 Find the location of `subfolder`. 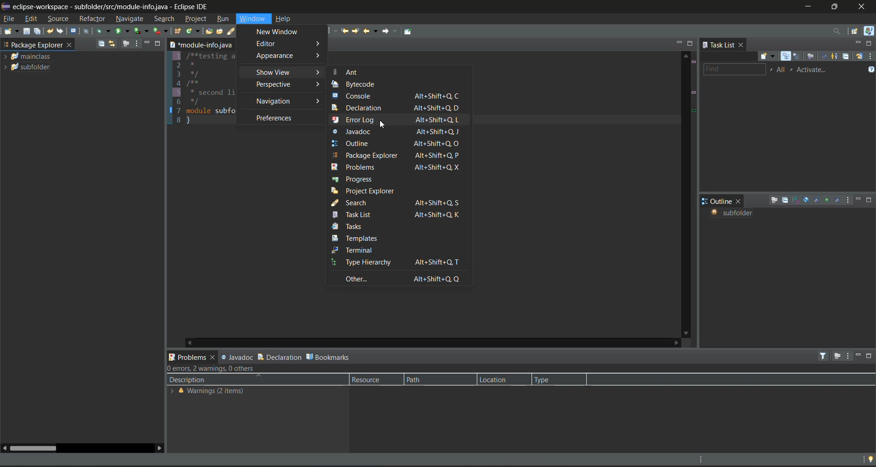

subfolder is located at coordinates (735, 213).